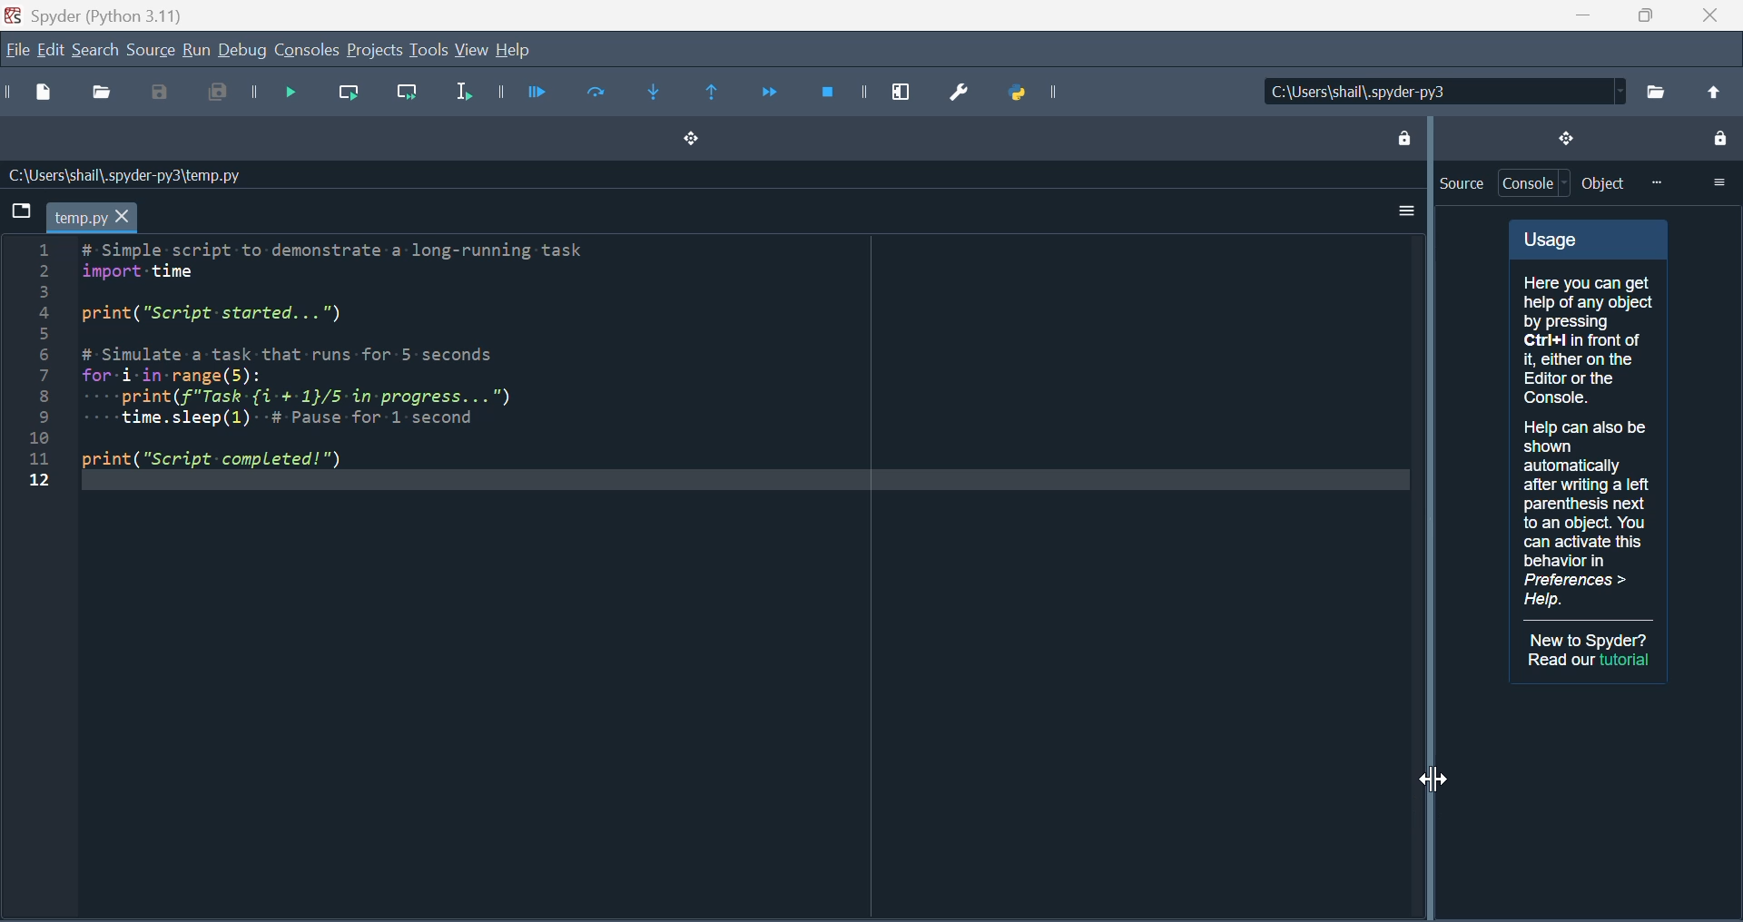 The width and height of the screenshot is (1743, 922). Describe the element at coordinates (1639, 15) in the screenshot. I see `Maximise` at that location.